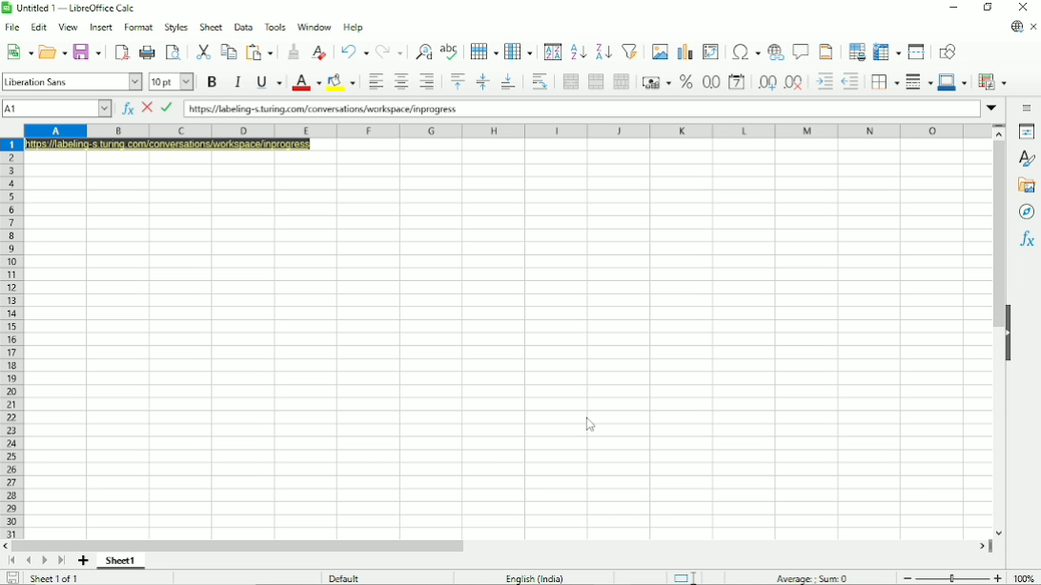 The width and height of the screenshot is (1041, 585). What do you see at coordinates (401, 82) in the screenshot?
I see `Align center` at bounding box center [401, 82].